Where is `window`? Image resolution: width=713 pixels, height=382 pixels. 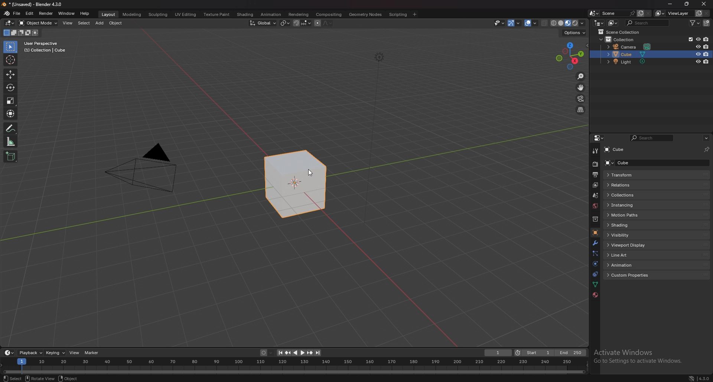 window is located at coordinates (66, 13).